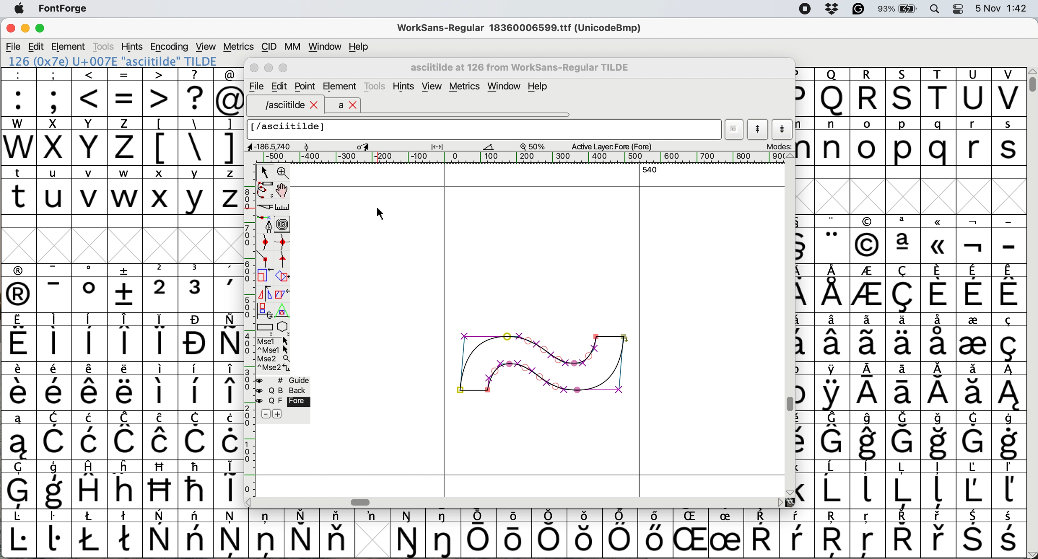 The width and height of the screenshot is (1038, 559). I want to click on control center, so click(960, 8).